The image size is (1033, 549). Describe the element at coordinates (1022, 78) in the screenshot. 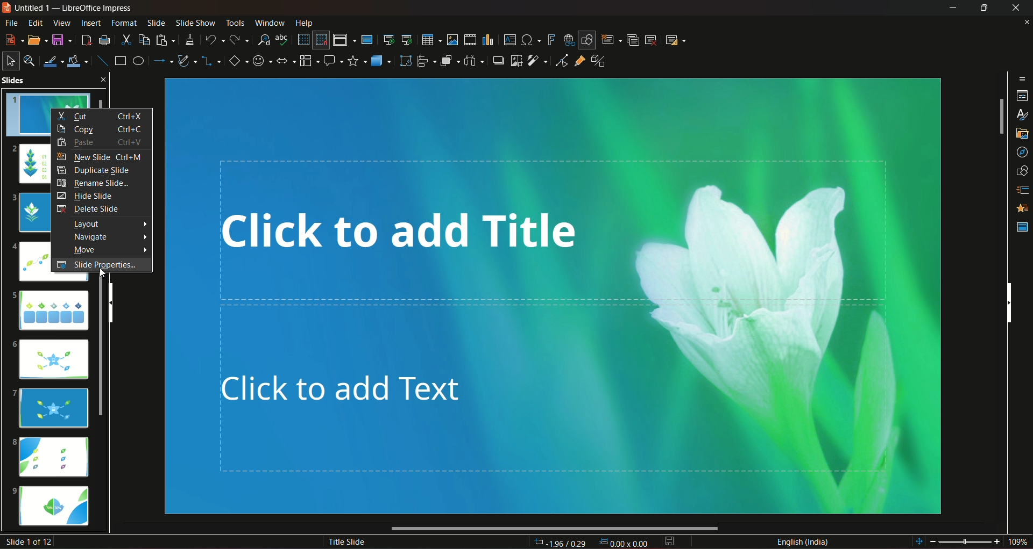

I see `sidebar settings` at that location.